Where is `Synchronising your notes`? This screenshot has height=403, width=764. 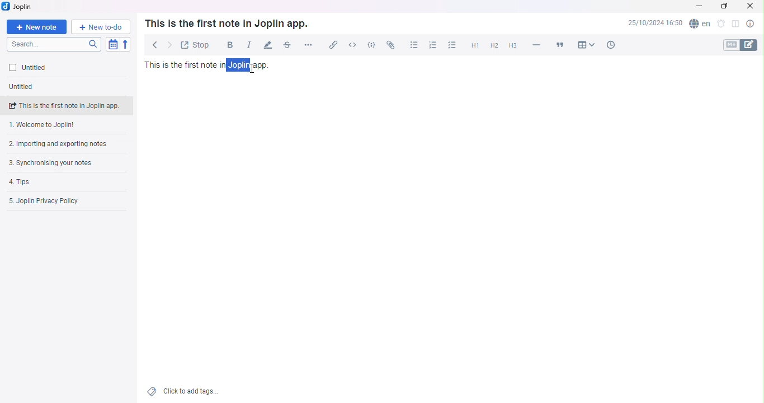
Synchronising your notes is located at coordinates (58, 162).